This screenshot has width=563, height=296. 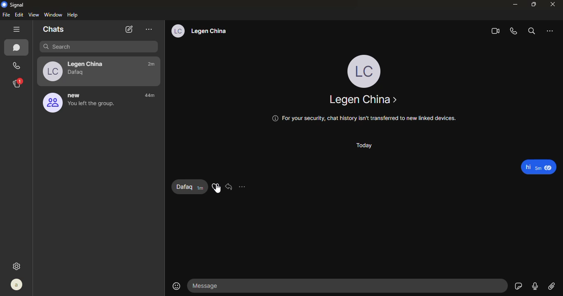 I want to click on chats, so click(x=54, y=29).